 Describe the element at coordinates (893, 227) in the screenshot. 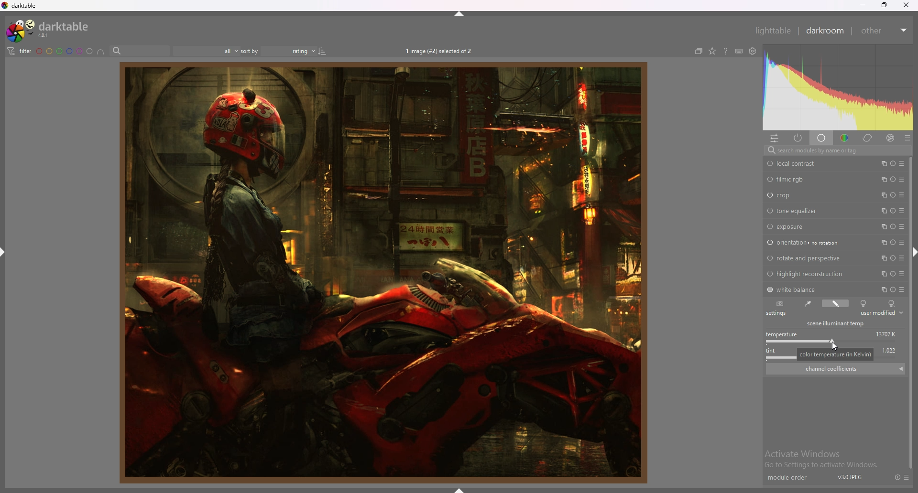

I see `reset` at that location.